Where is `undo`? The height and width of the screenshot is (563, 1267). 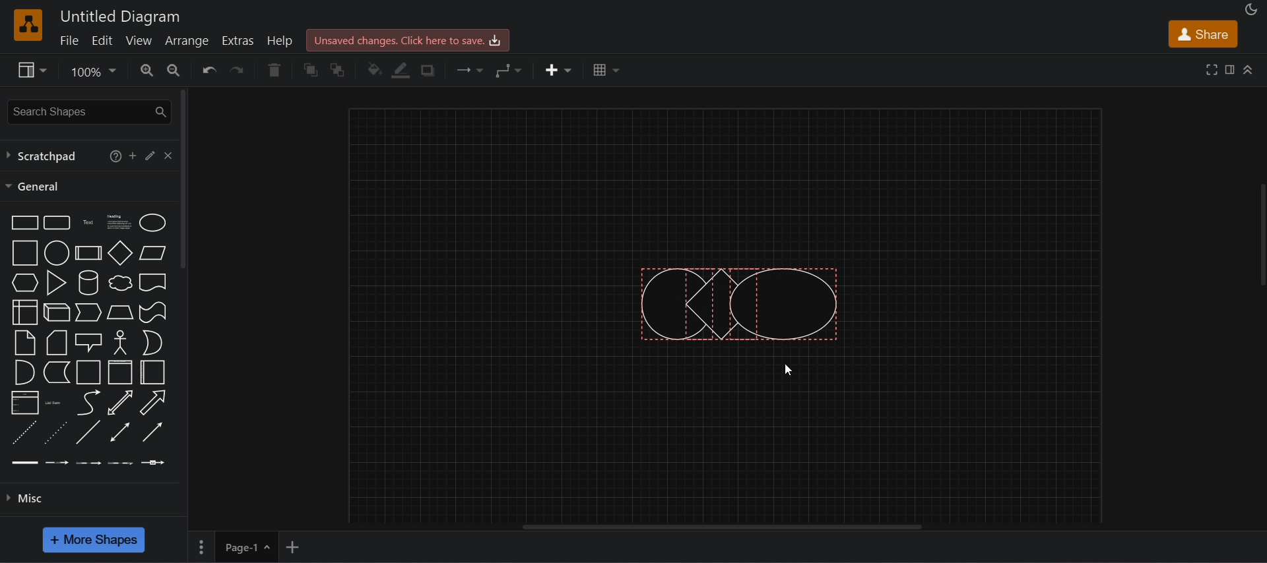
undo is located at coordinates (209, 70).